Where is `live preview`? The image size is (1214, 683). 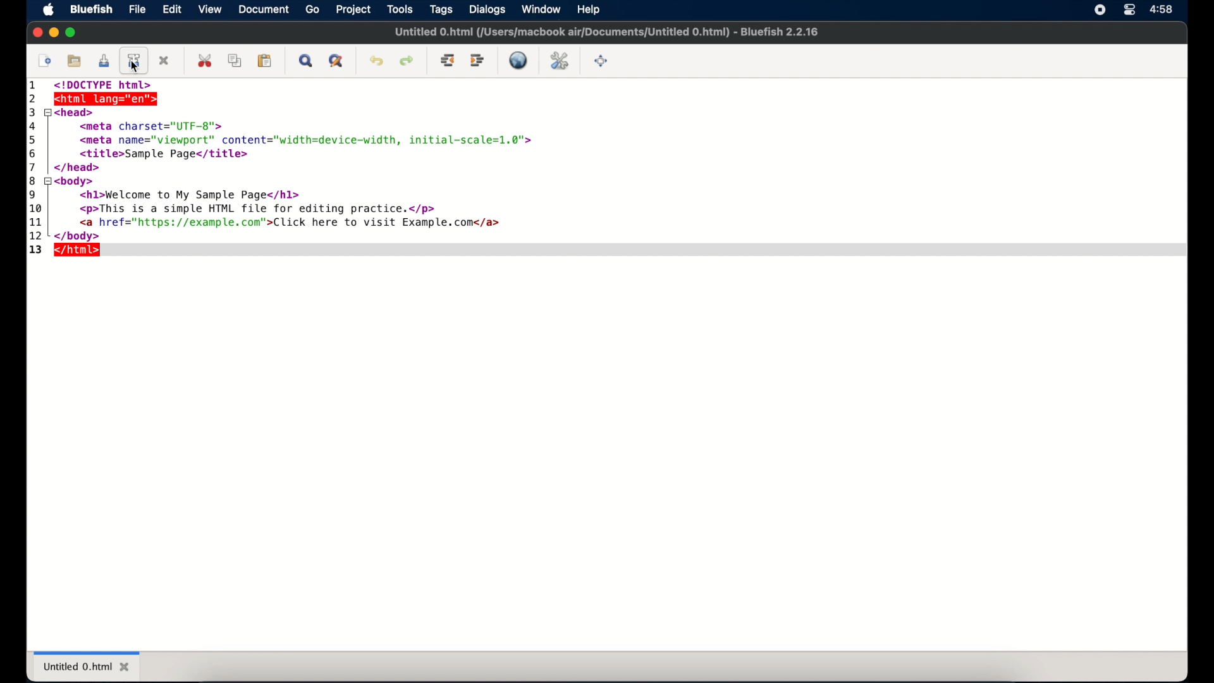 live preview is located at coordinates (518, 60).